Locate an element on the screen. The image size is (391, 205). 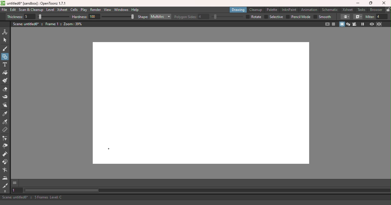
Windows is located at coordinates (121, 10).